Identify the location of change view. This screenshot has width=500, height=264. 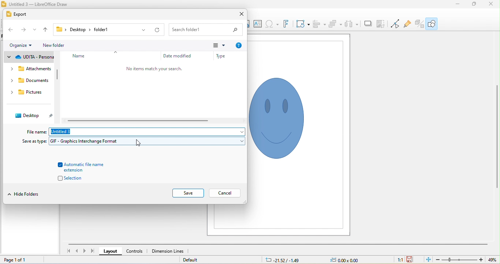
(220, 46).